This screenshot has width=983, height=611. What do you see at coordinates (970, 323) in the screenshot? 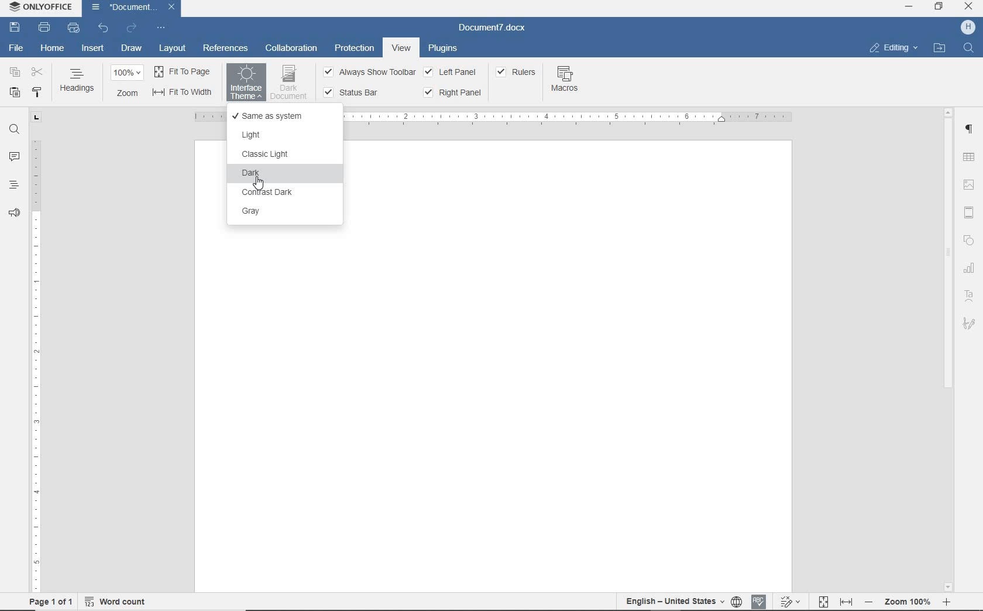
I see `SIGNATURE` at bounding box center [970, 323].